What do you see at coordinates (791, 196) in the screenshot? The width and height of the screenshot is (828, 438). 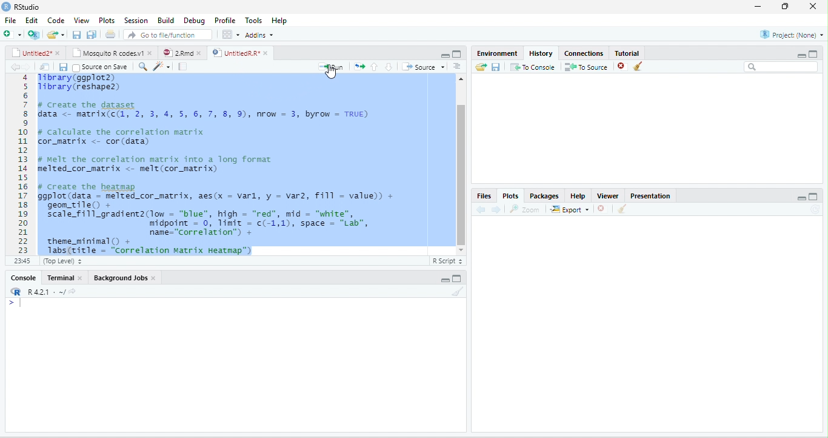 I see `` at bounding box center [791, 196].